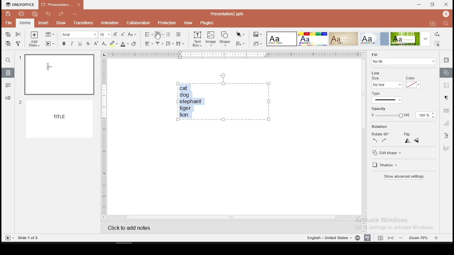 The height and width of the screenshot is (255, 454). What do you see at coordinates (447, 5) in the screenshot?
I see `close window` at bounding box center [447, 5].